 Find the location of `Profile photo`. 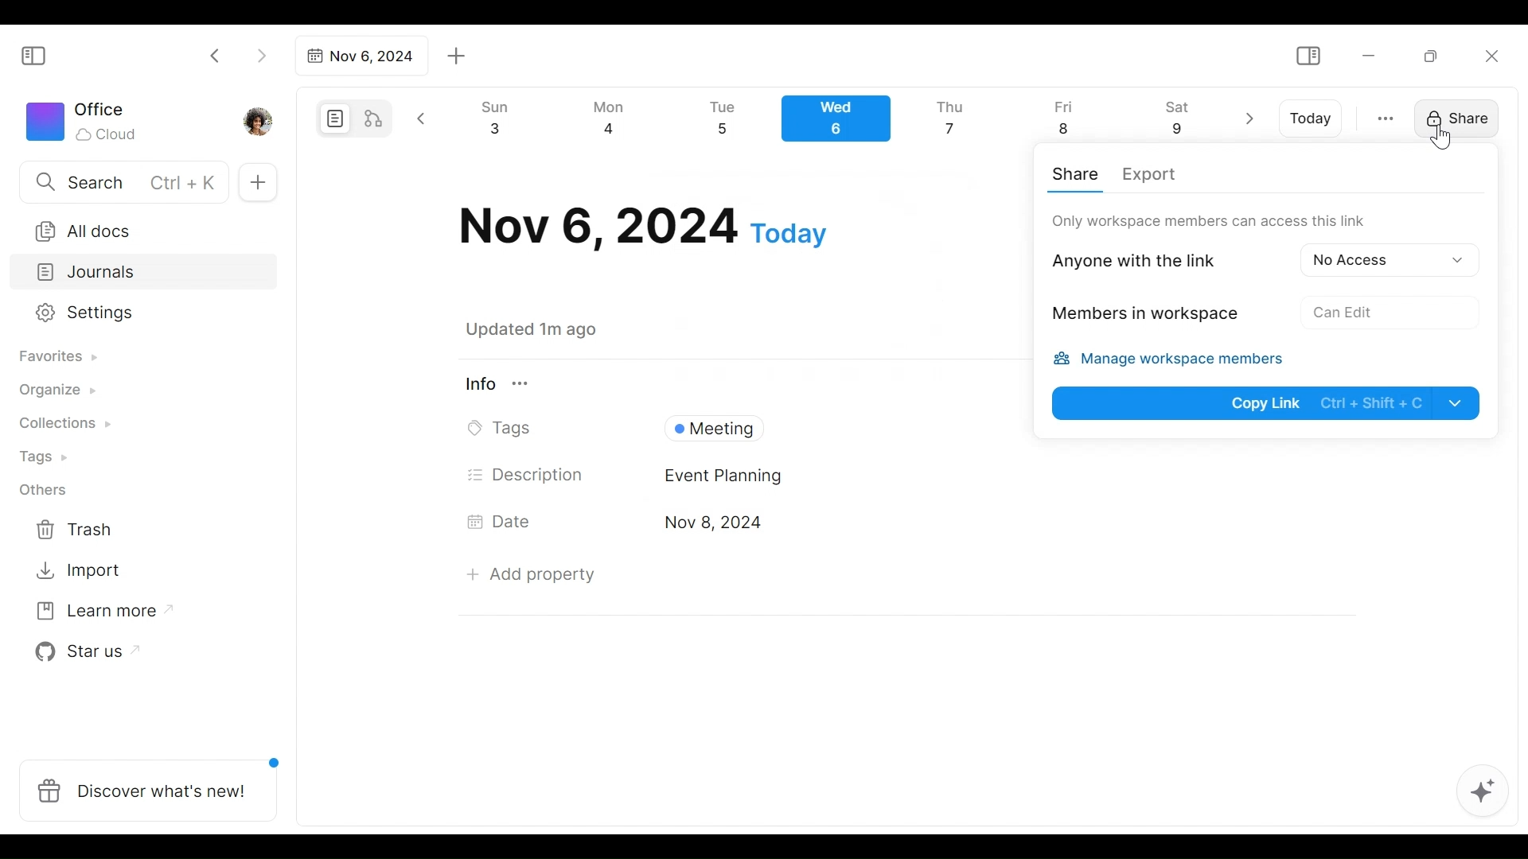

Profile photo is located at coordinates (259, 118).